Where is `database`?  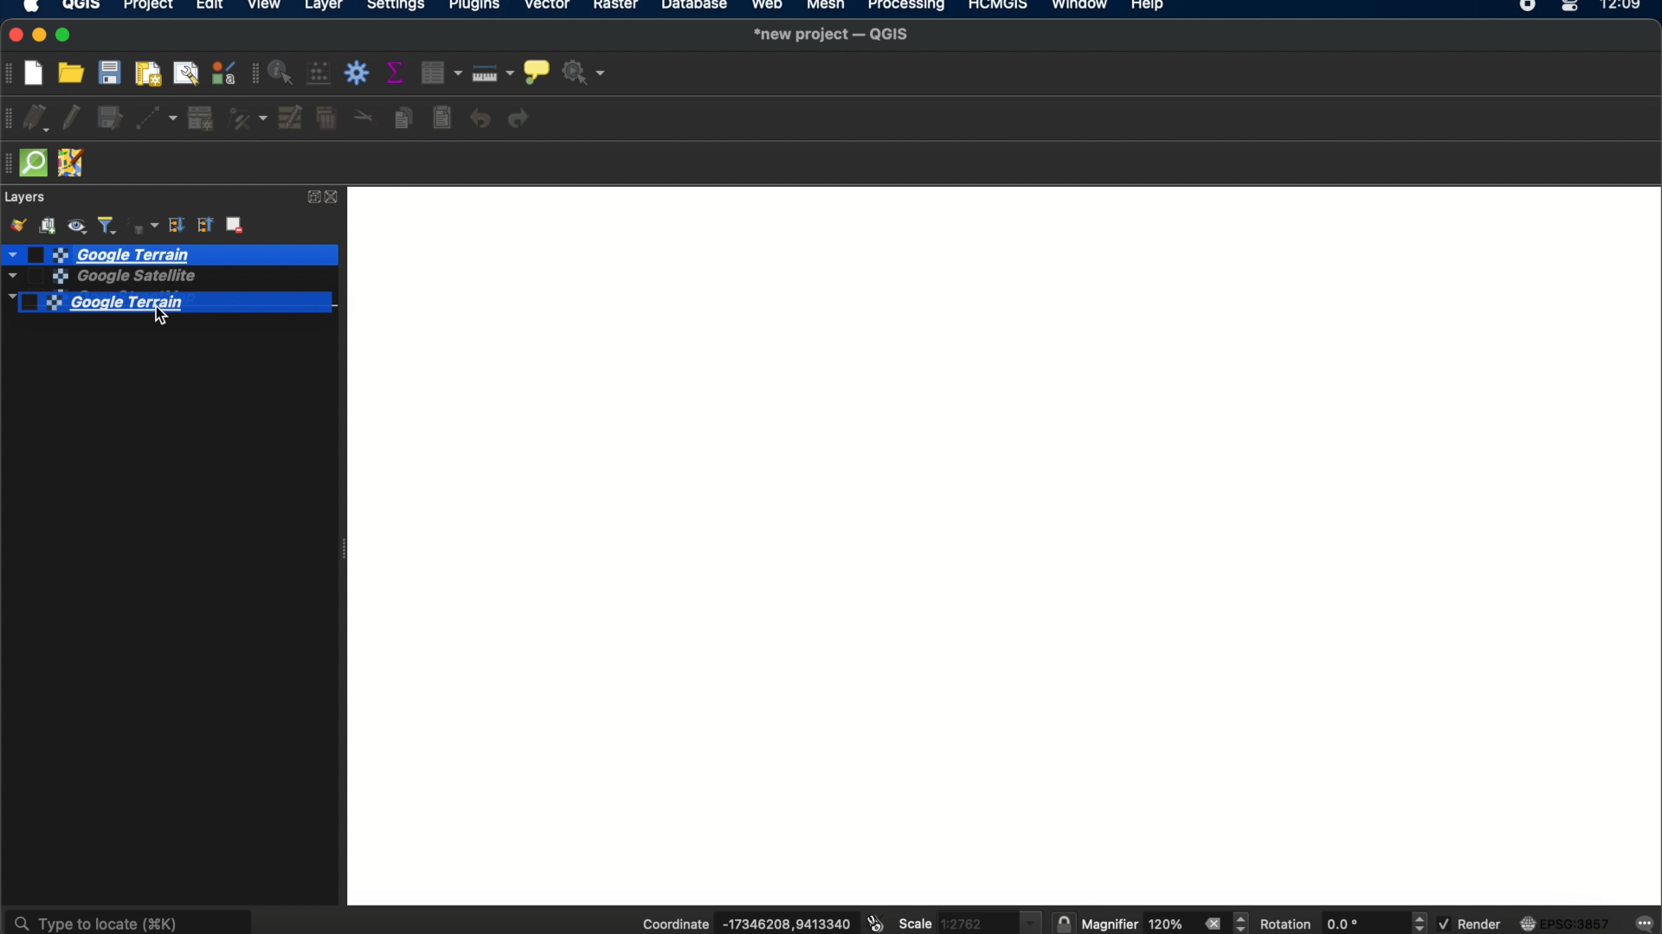 database is located at coordinates (695, 7).